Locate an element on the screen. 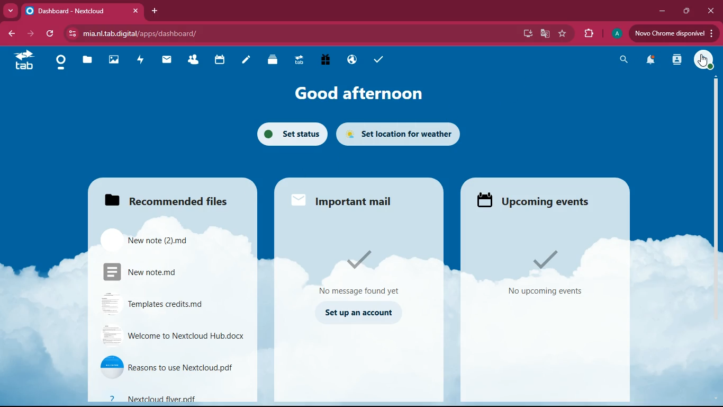  refresh is located at coordinates (50, 34).